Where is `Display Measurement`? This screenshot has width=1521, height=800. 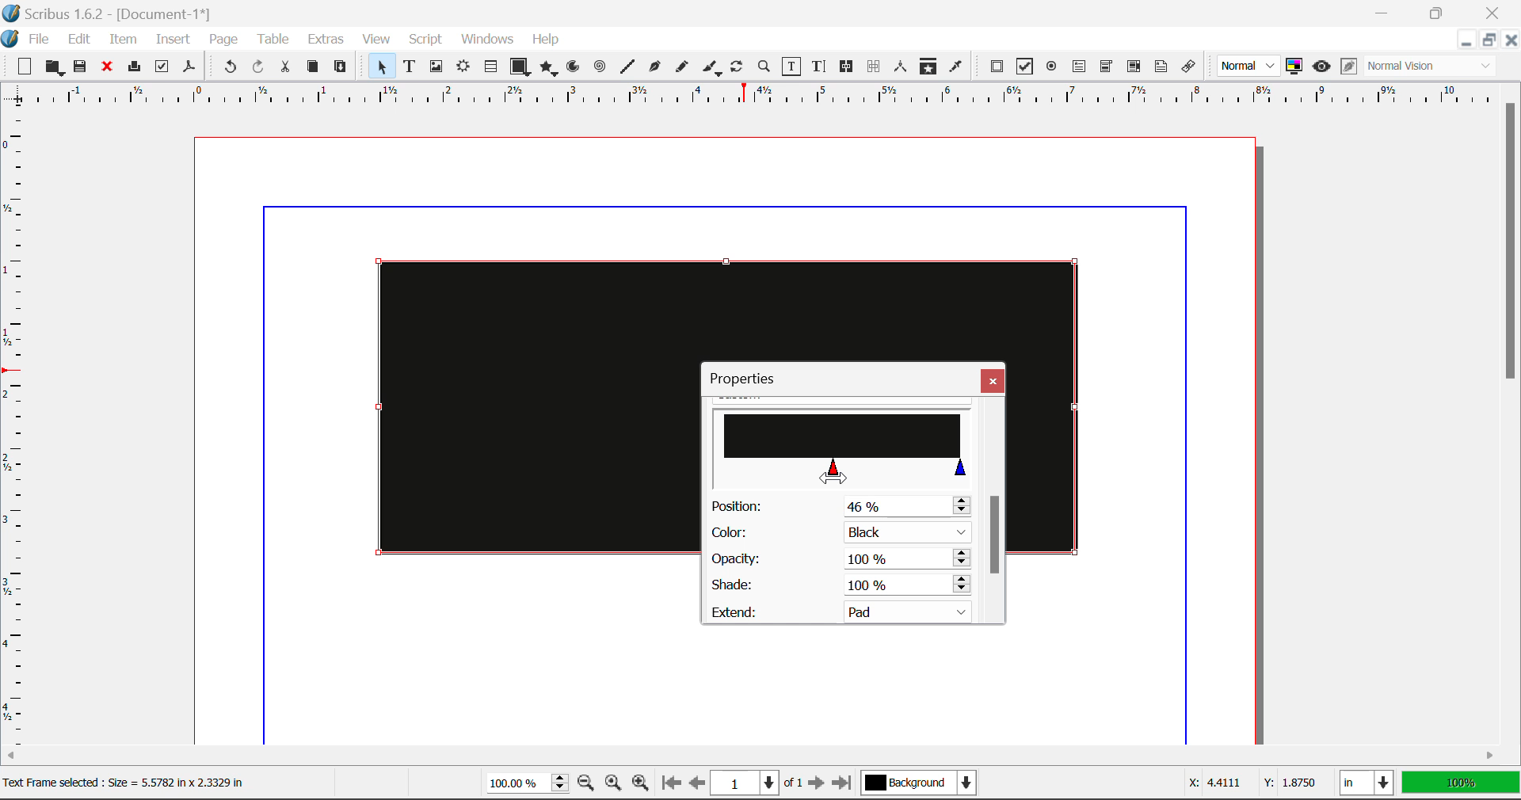
Display Measurement is located at coordinates (1461, 785).